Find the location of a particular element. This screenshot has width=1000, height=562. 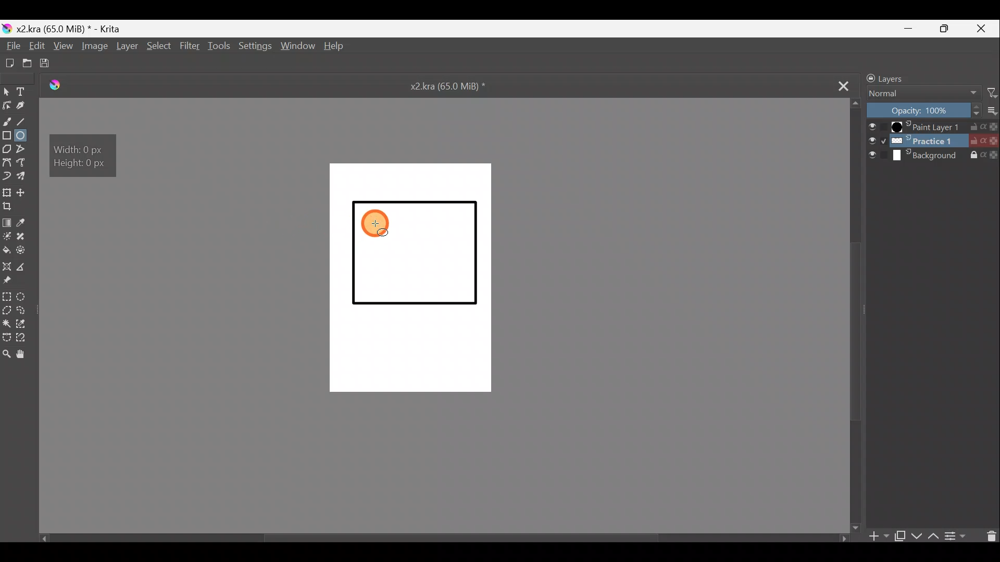

Pan tool is located at coordinates (27, 354).